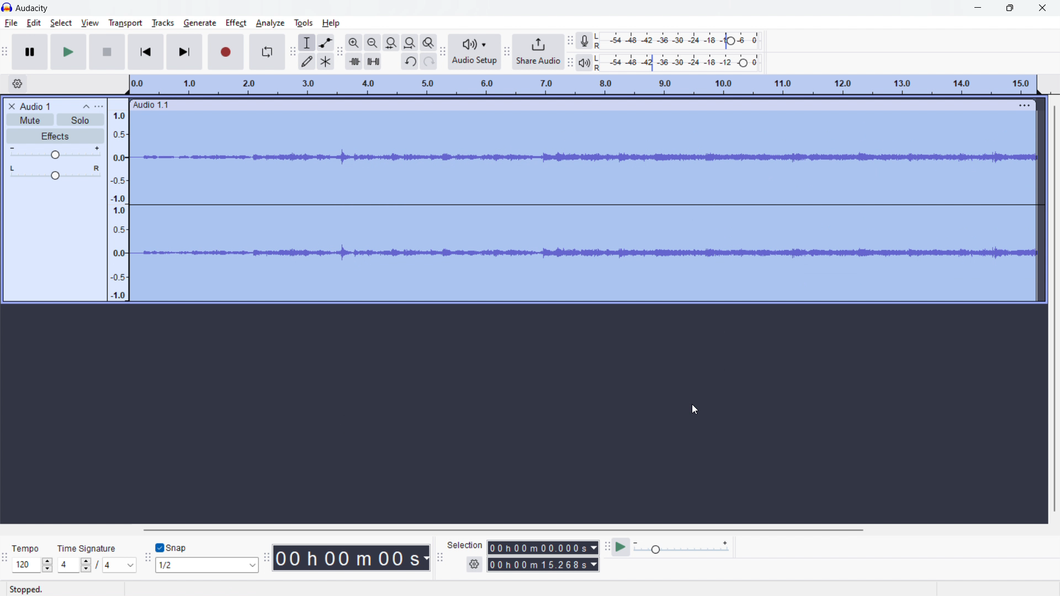 The image size is (1060, 596). What do you see at coordinates (88, 546) in the screenshot?
I see `Time Signature` at bounding box center [88, 546].